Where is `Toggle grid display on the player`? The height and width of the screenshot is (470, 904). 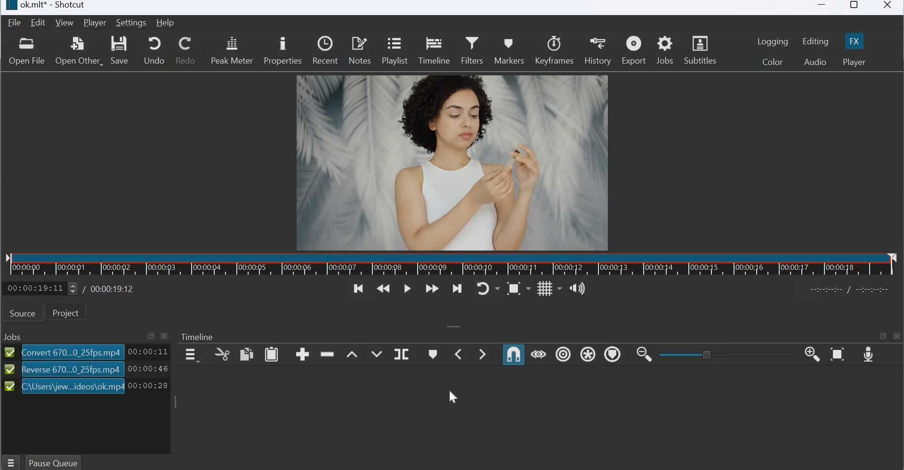
Toggle grid display on the player is located at coordinates (549, 288).